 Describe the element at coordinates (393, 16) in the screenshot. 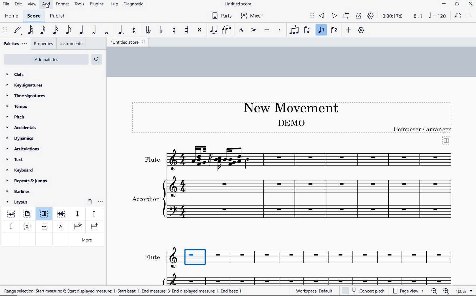

I see `playback time` at that location.